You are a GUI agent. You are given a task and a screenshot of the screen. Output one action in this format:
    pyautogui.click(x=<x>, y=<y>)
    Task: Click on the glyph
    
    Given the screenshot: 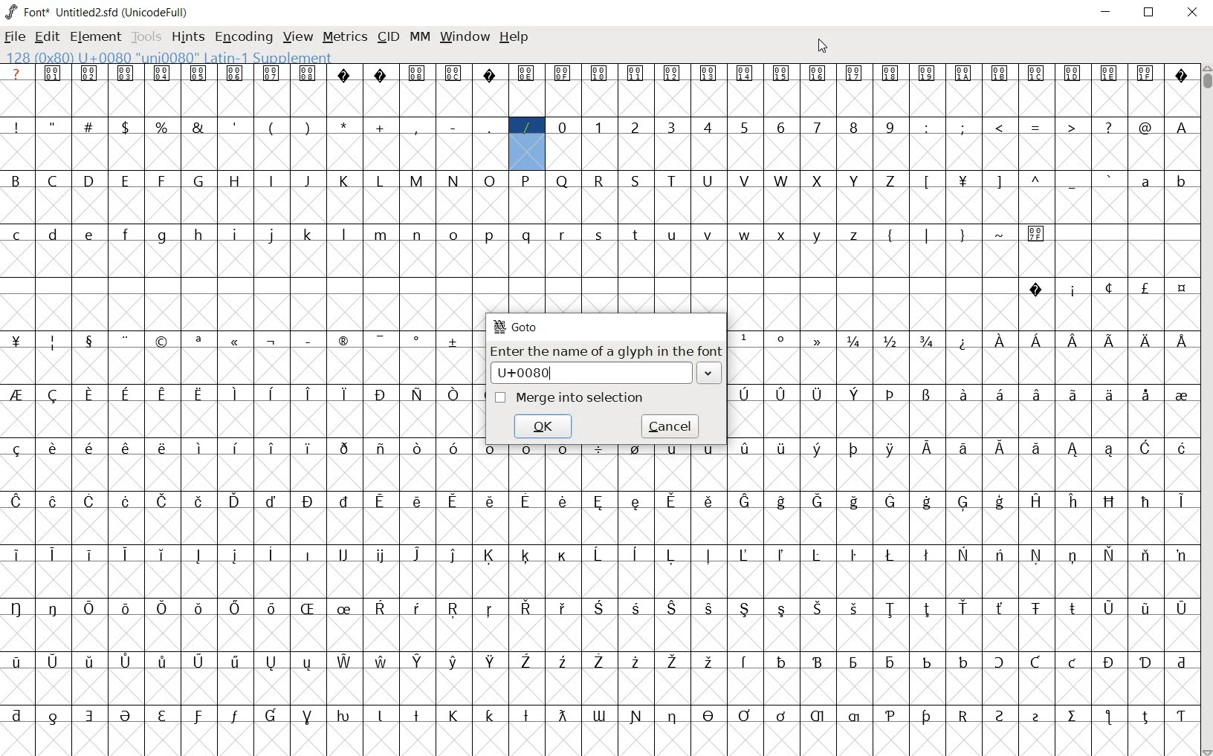 What is the action you would take?
    pyautogui.click(x=126, y=662)
    